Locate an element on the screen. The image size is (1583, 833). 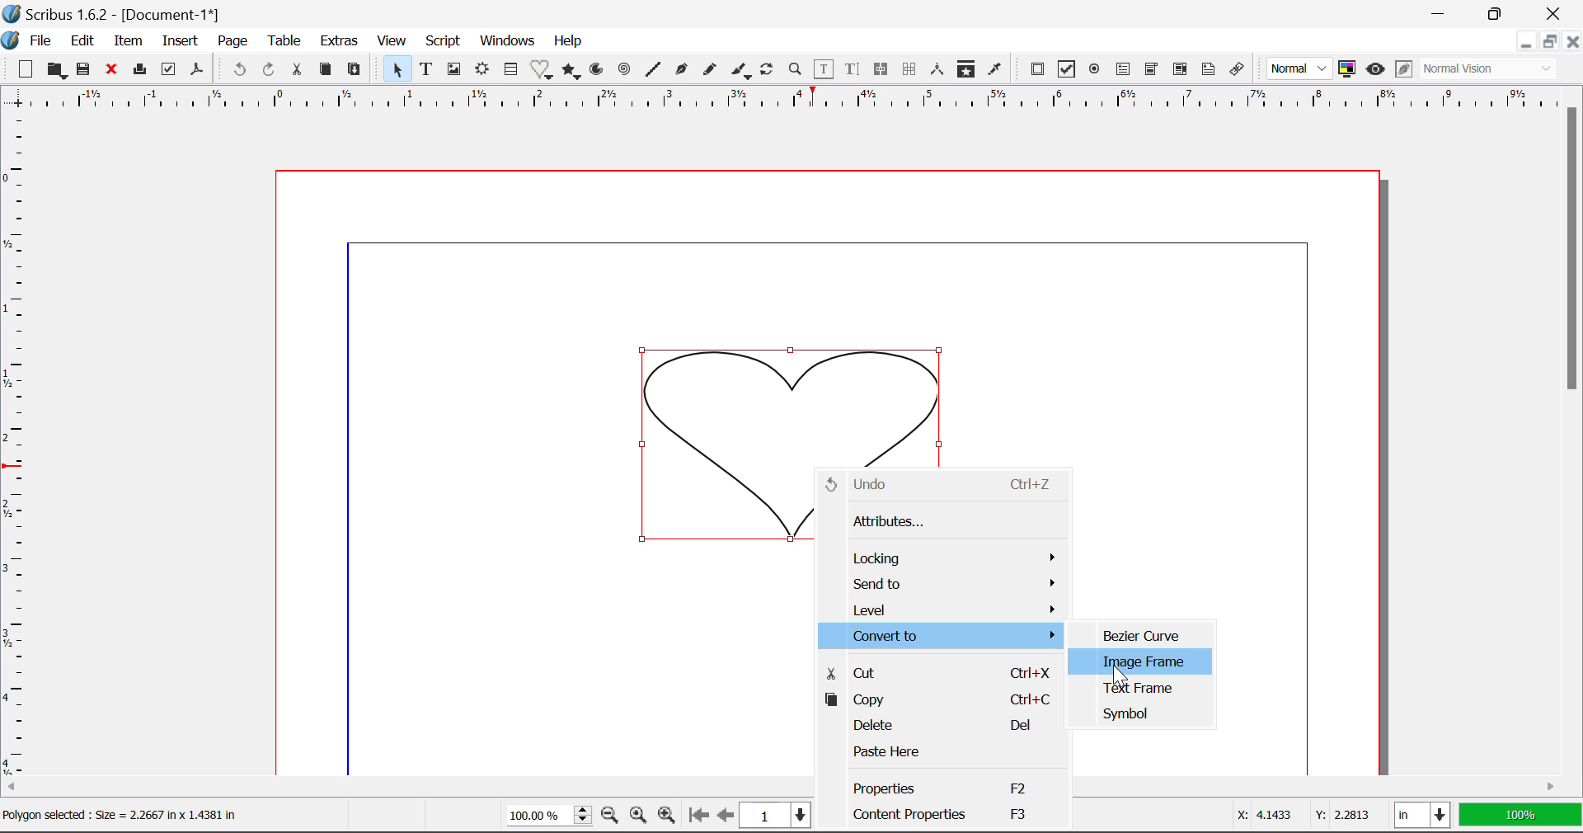
Image Frames is located at coordinates (453, 69).